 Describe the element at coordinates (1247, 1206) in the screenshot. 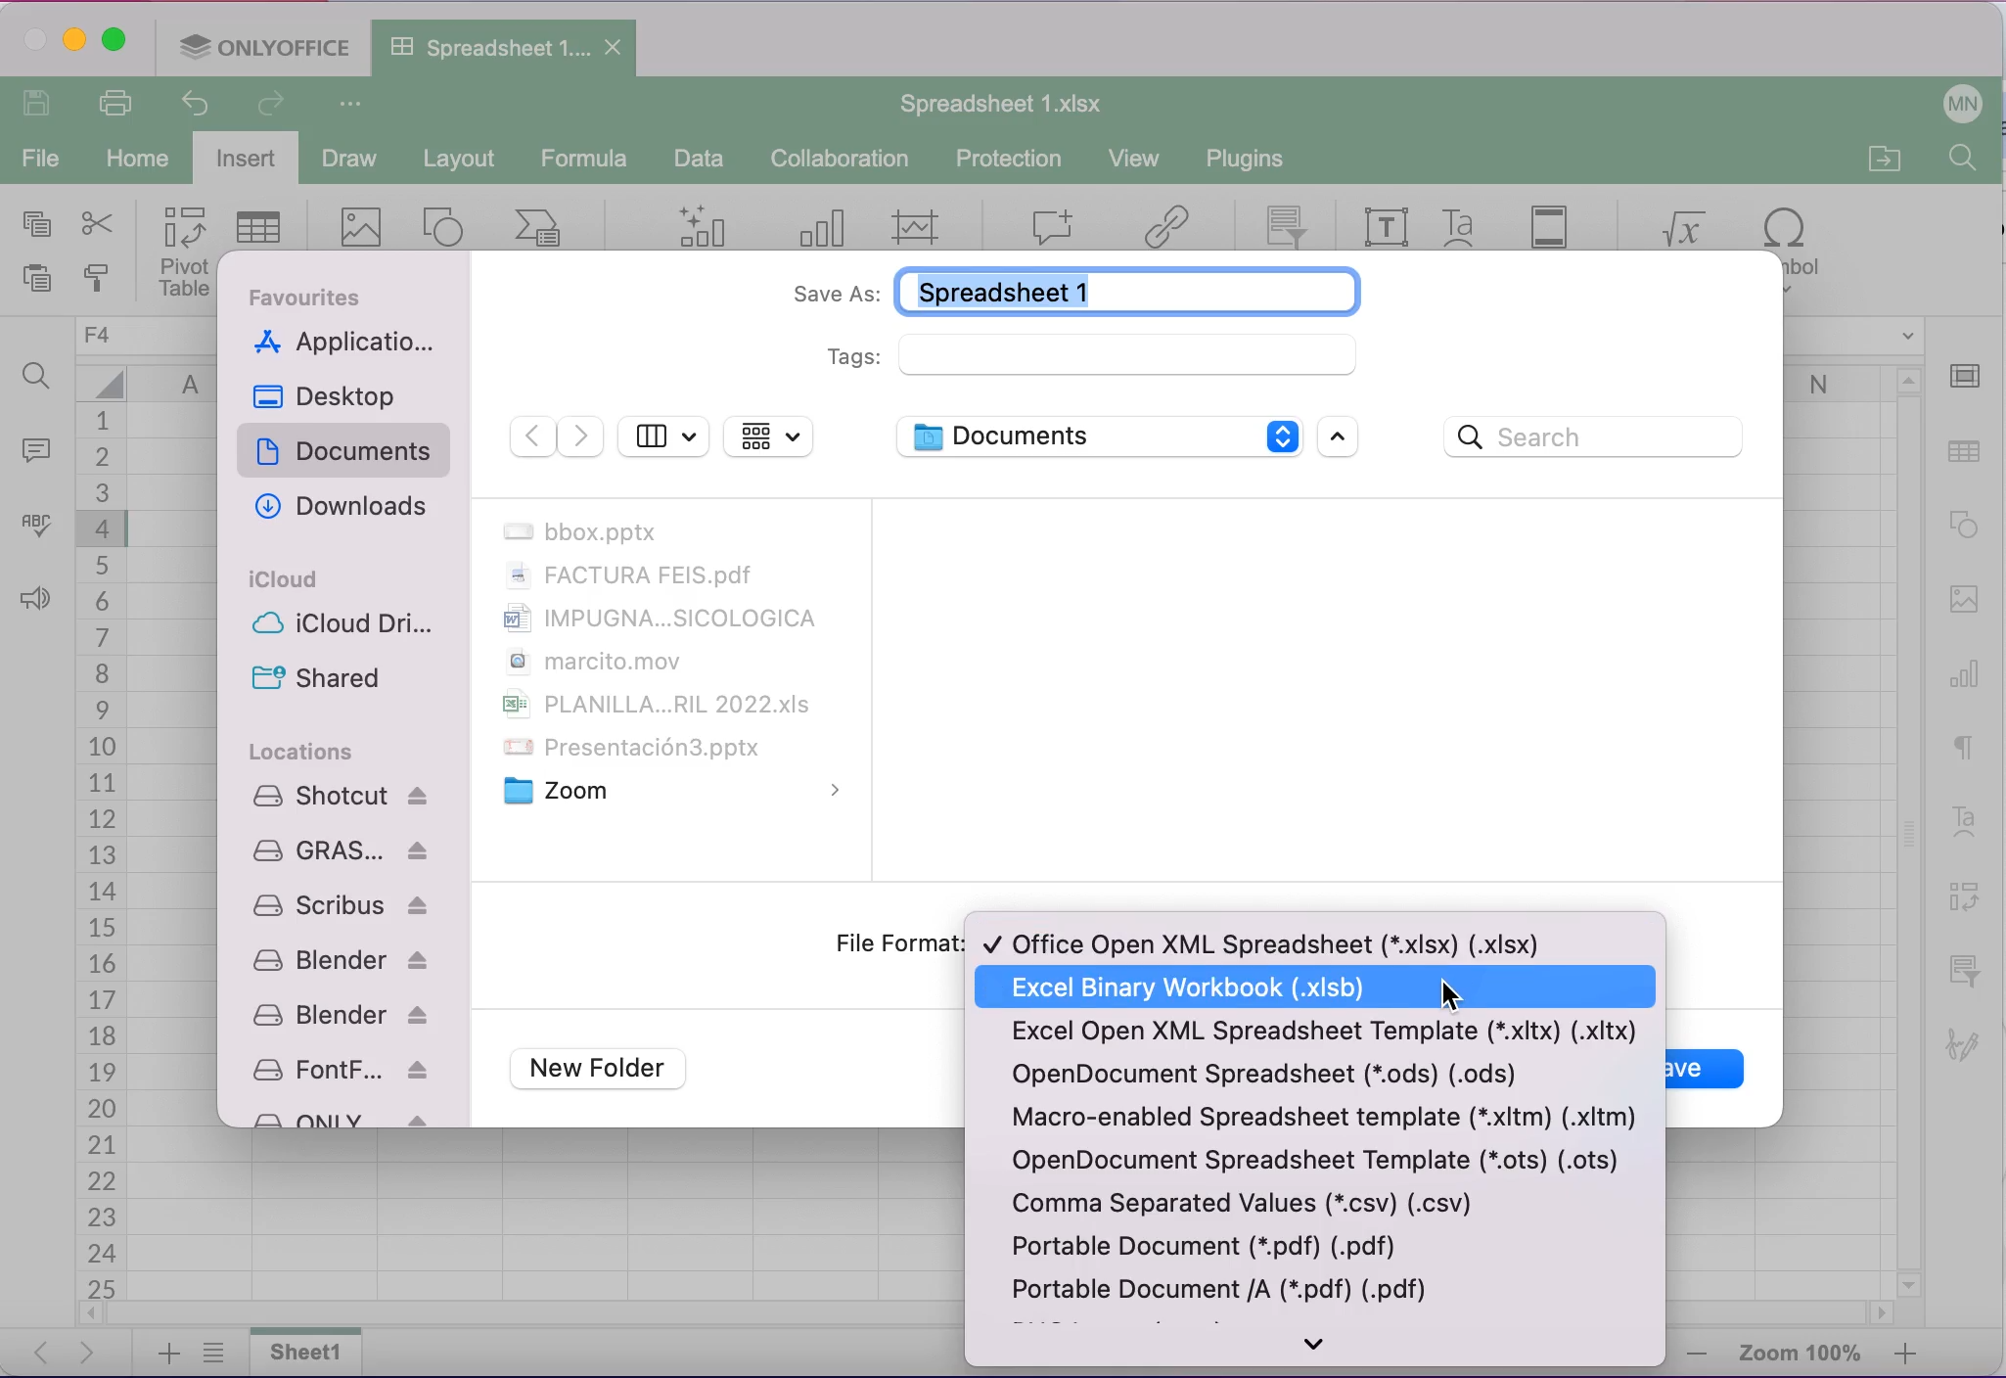

I see `comma separated values` at that location.